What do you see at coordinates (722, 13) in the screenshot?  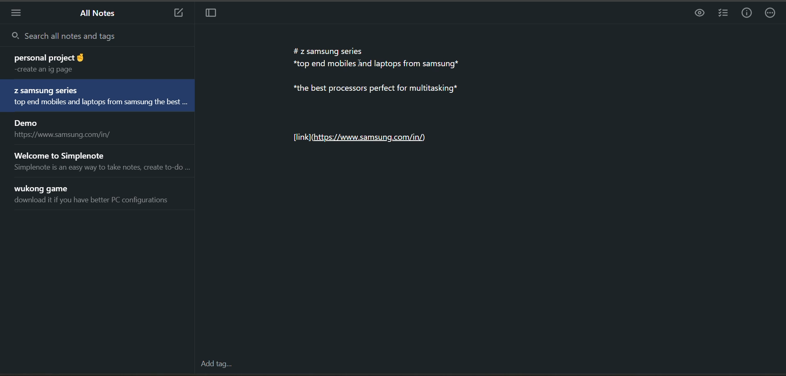 I see `insert checklist` at bounding box center [722, 13].